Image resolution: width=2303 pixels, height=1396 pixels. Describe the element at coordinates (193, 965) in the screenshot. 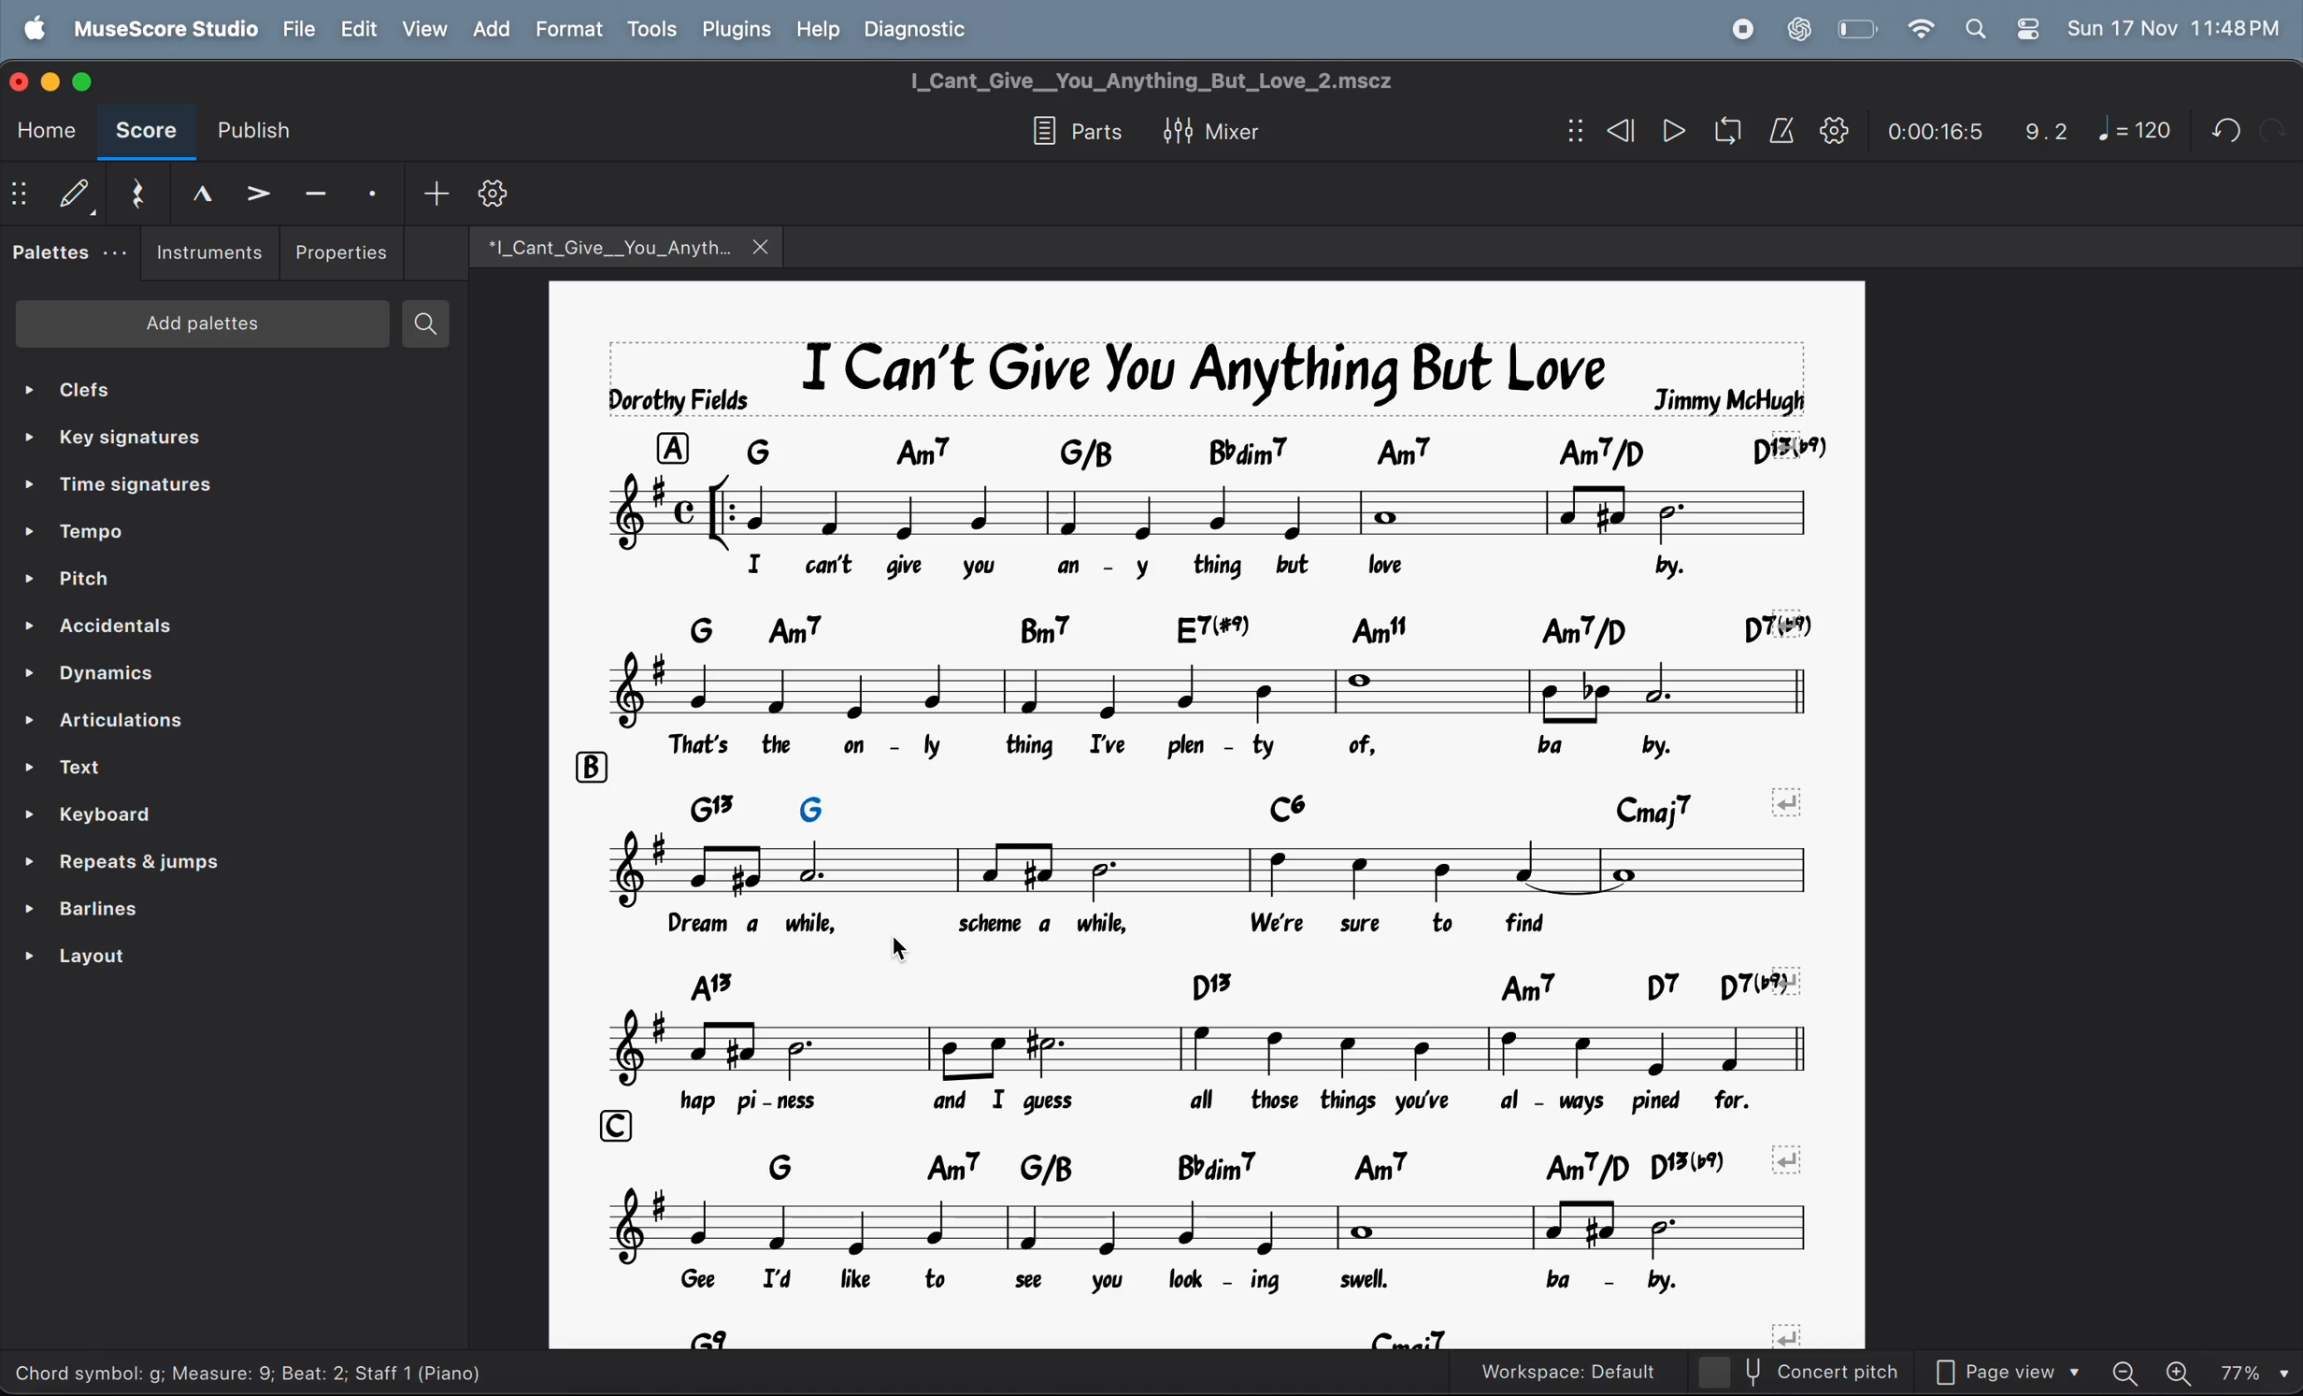

I see `layouts` at that location.